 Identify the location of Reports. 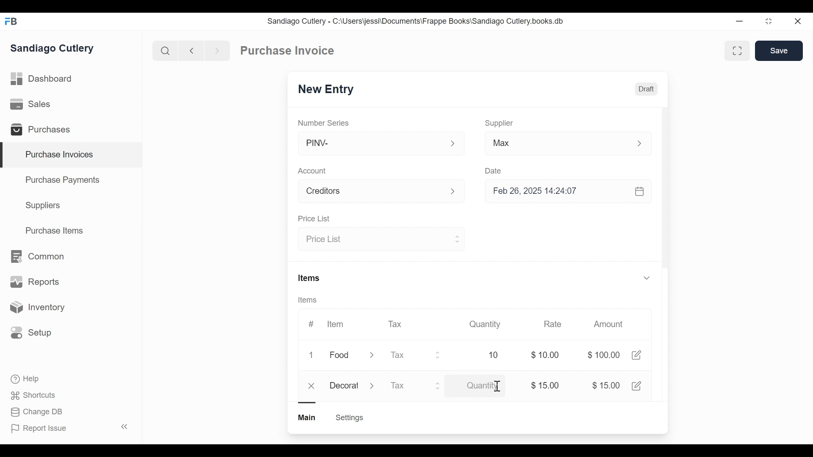
(35, 284).